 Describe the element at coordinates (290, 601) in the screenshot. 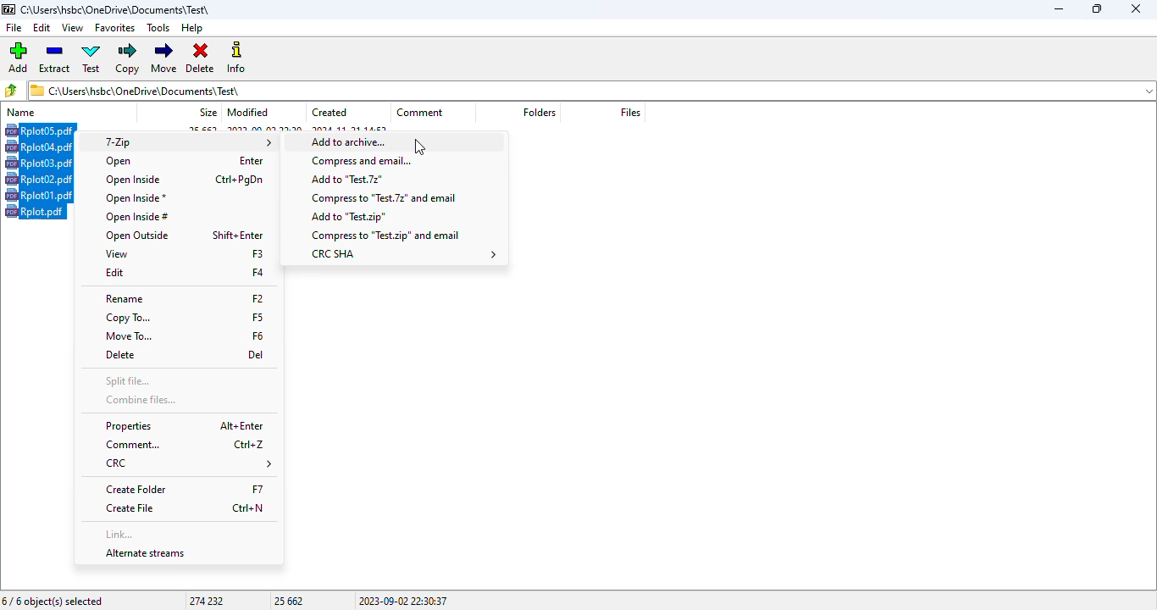

I see `25 662` at that location.